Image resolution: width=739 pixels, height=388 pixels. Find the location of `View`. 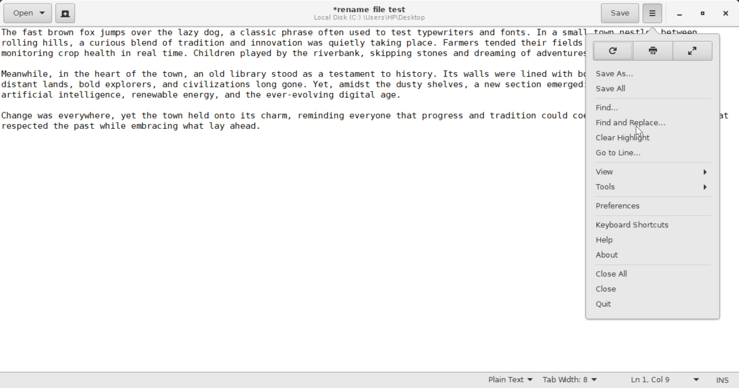

View is located at coordinates (652, 171).